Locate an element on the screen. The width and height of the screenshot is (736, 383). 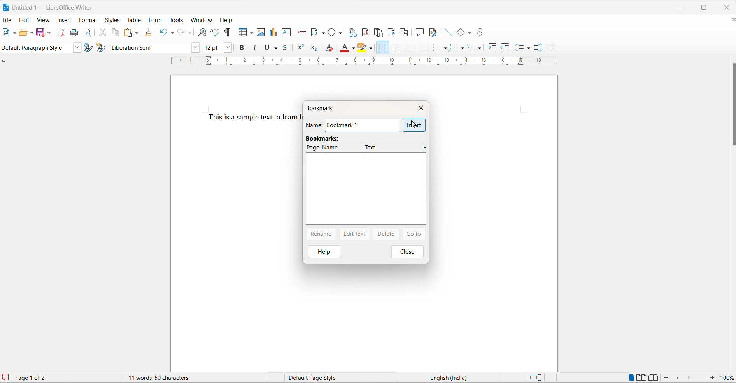
close is located at coordinates (422, 108).